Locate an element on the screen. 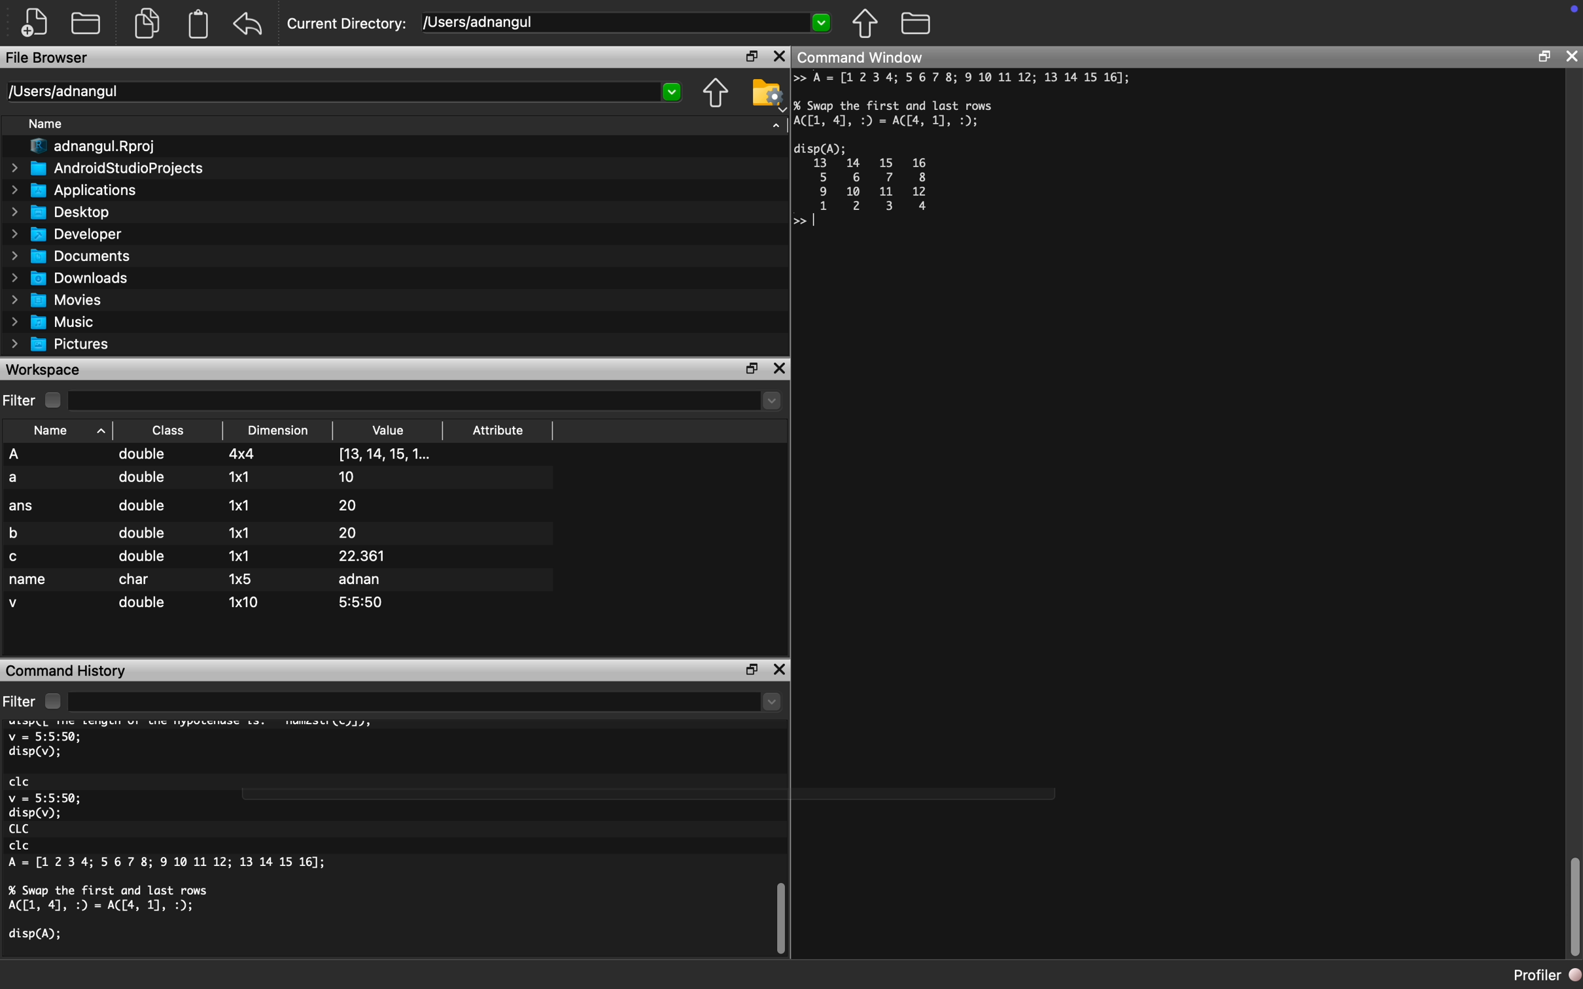 The width and height of the screenshot is (1583, 989). Dropdown is located at coordinates (771, 704).